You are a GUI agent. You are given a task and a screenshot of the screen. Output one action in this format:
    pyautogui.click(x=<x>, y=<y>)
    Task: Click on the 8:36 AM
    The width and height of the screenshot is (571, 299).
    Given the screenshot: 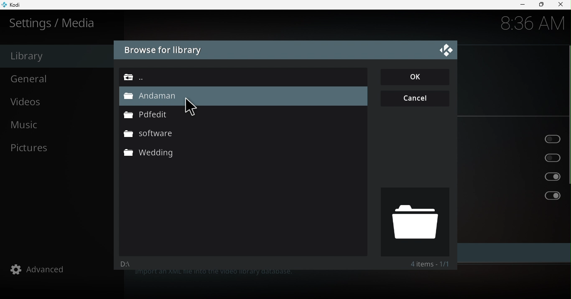 What is the action you would take?
    pyautogui.click(x=530, y=24)
    